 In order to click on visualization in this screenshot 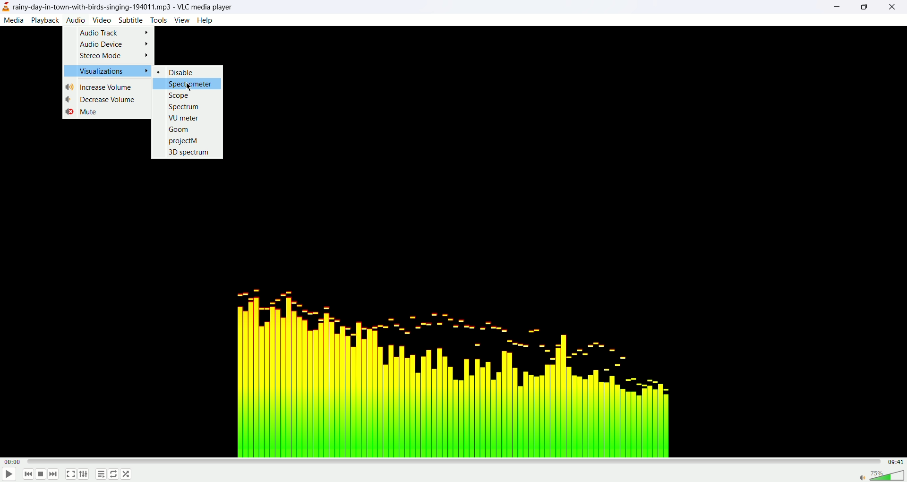, I will do `click(108, 70)`.